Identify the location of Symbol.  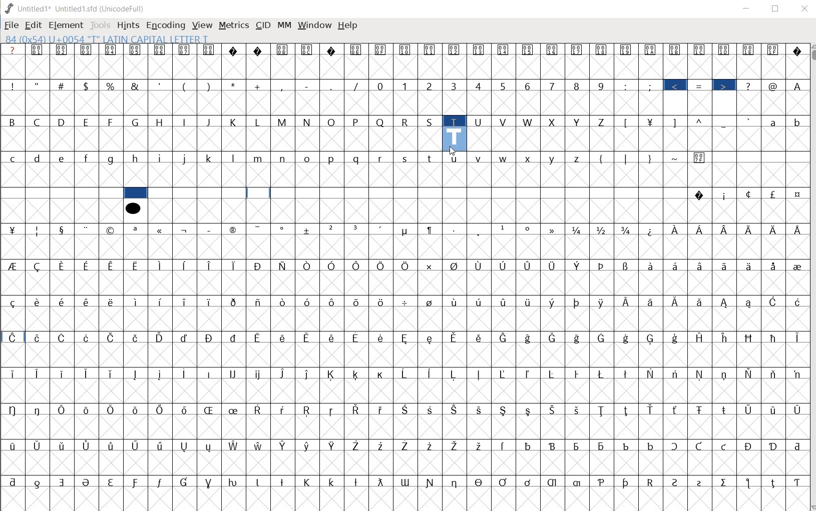
(774, 266).